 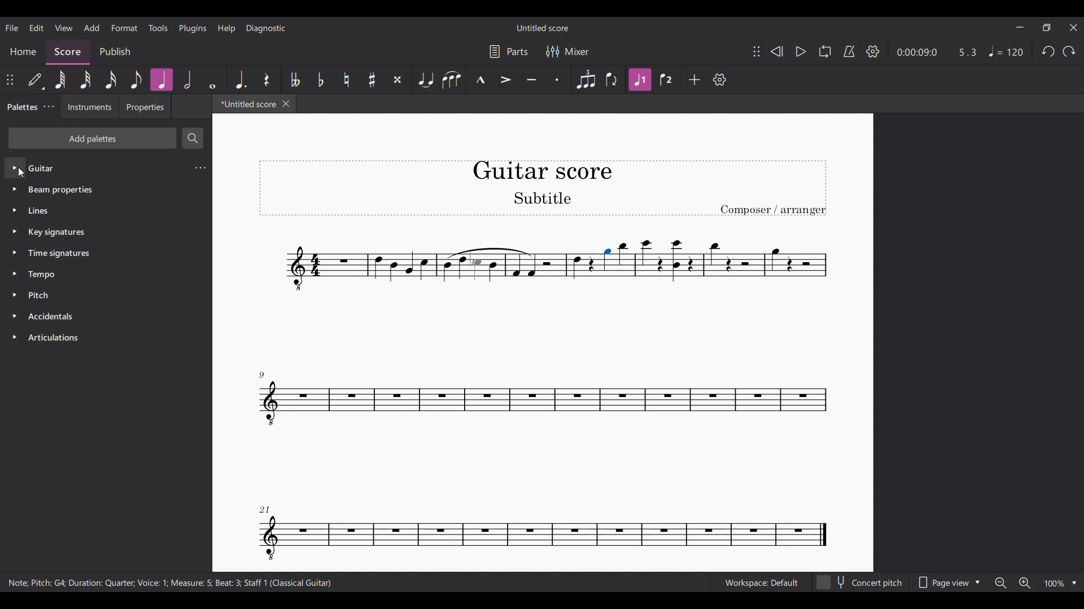 What do you see at coordinates (667, 80) in the screenshot?
I see `Voice 2` at bounding box center [667, 80].